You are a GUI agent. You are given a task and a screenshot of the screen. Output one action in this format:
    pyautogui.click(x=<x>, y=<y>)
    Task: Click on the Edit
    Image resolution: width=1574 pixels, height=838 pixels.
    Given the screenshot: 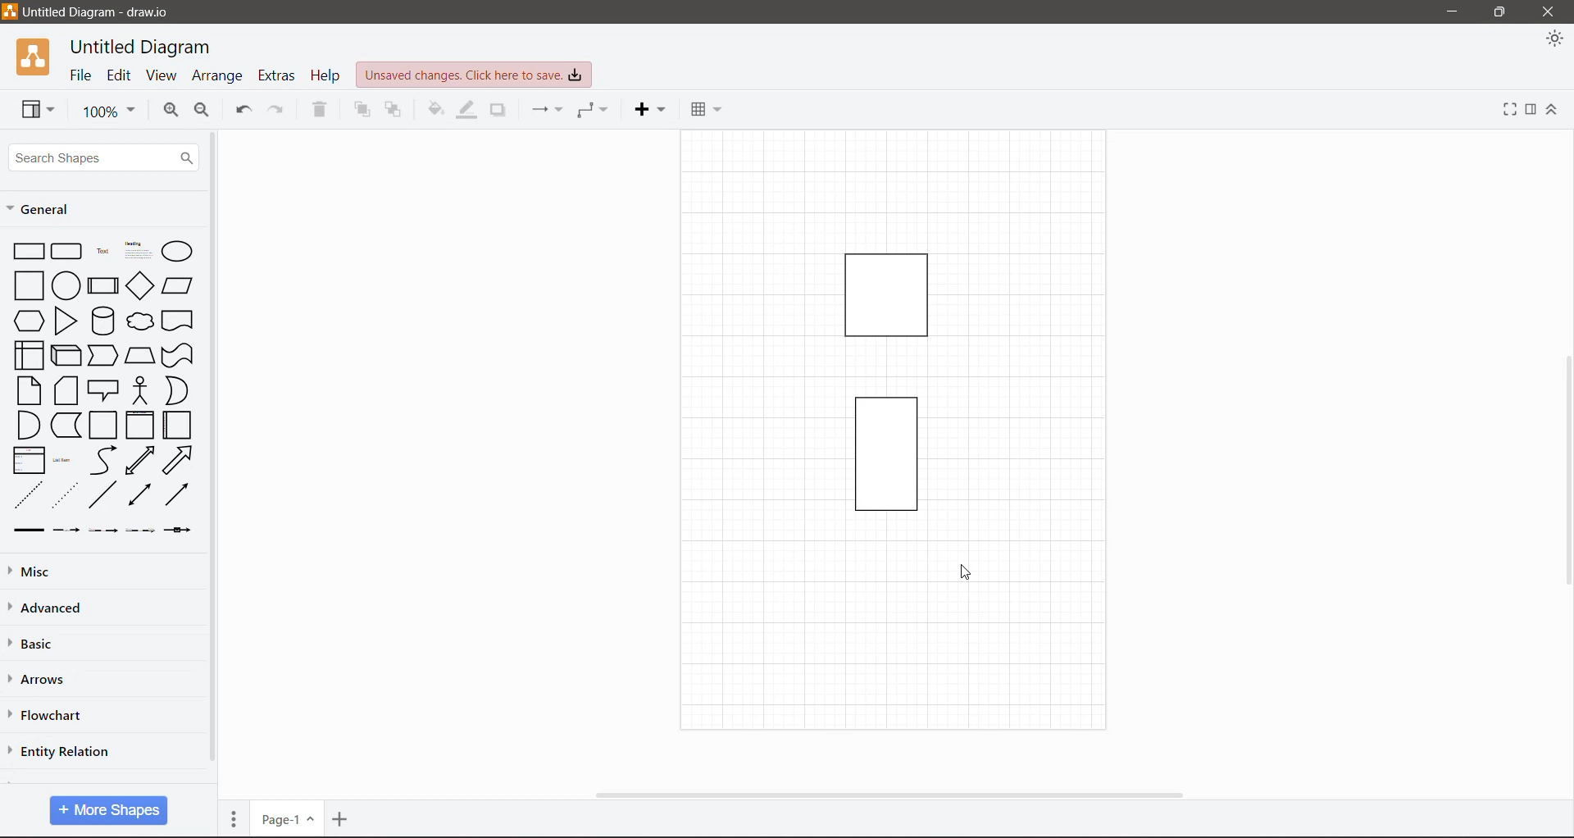 What is the action you would take?
    pyautogui.click(x=120, y=76)
    